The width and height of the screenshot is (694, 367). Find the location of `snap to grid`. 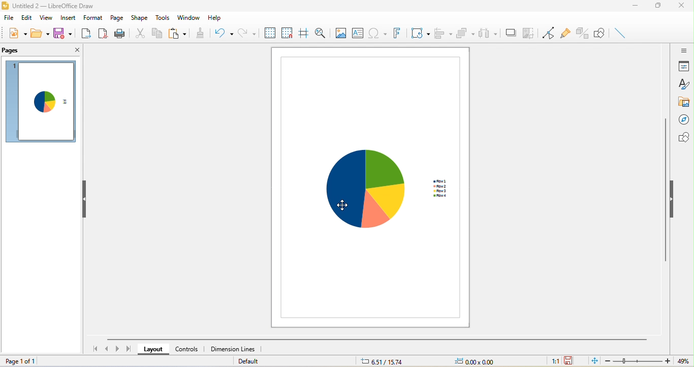

snap to grid is located at coordinates (288, 32).